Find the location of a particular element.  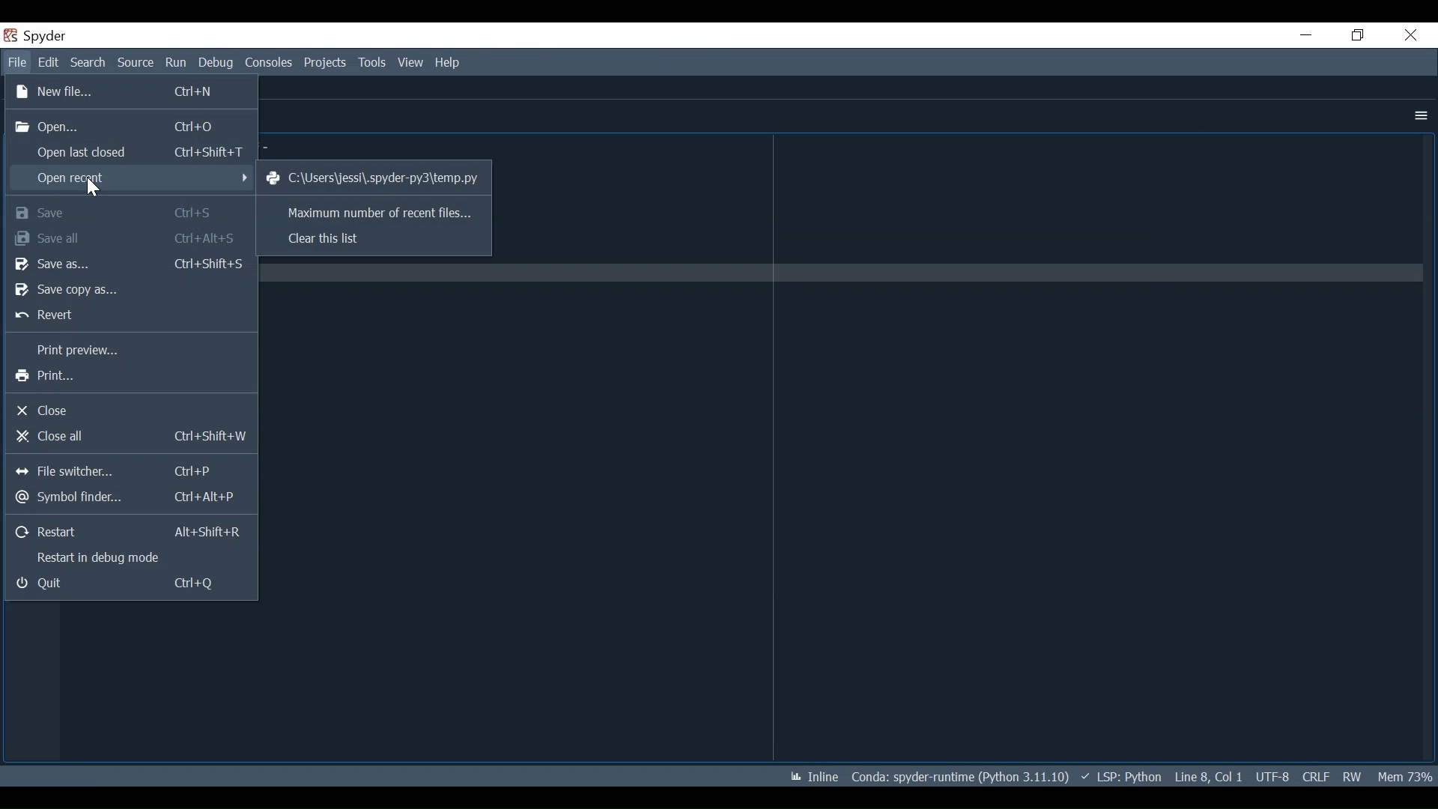

Help is located at coordinates (448, 63).